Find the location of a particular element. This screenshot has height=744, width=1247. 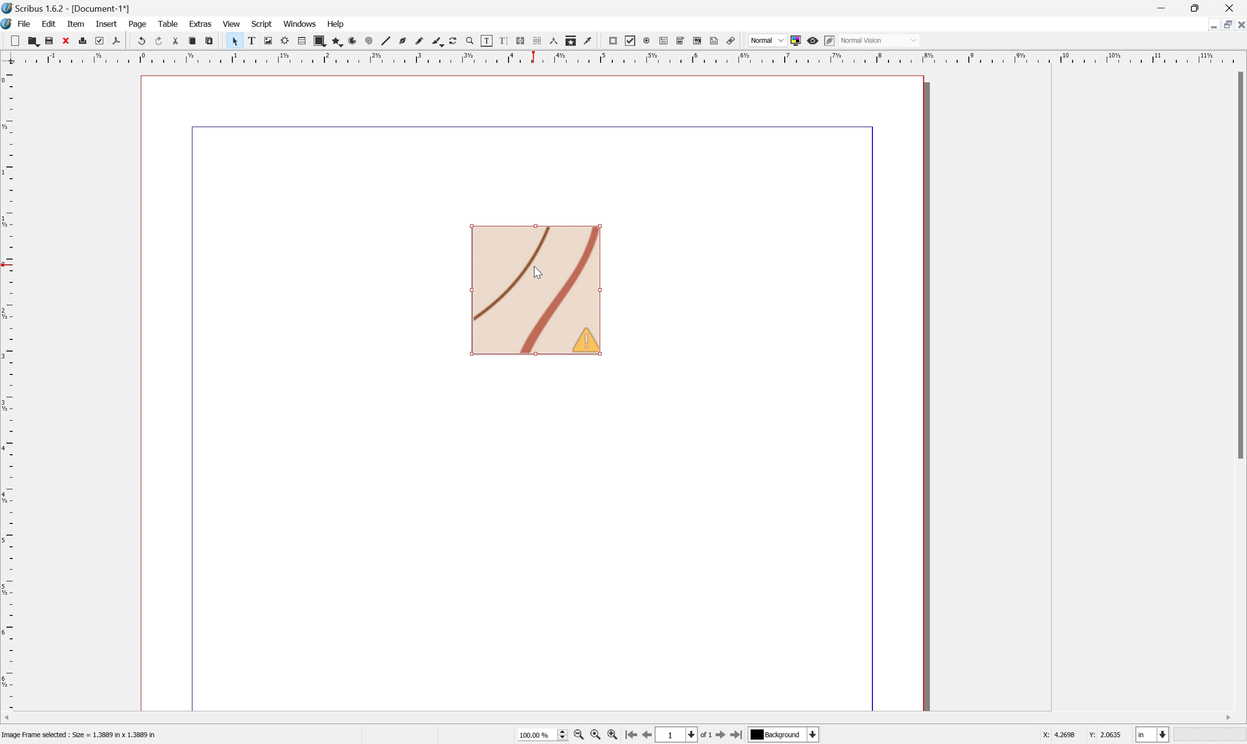

Print is located at coordinates (86, 41).